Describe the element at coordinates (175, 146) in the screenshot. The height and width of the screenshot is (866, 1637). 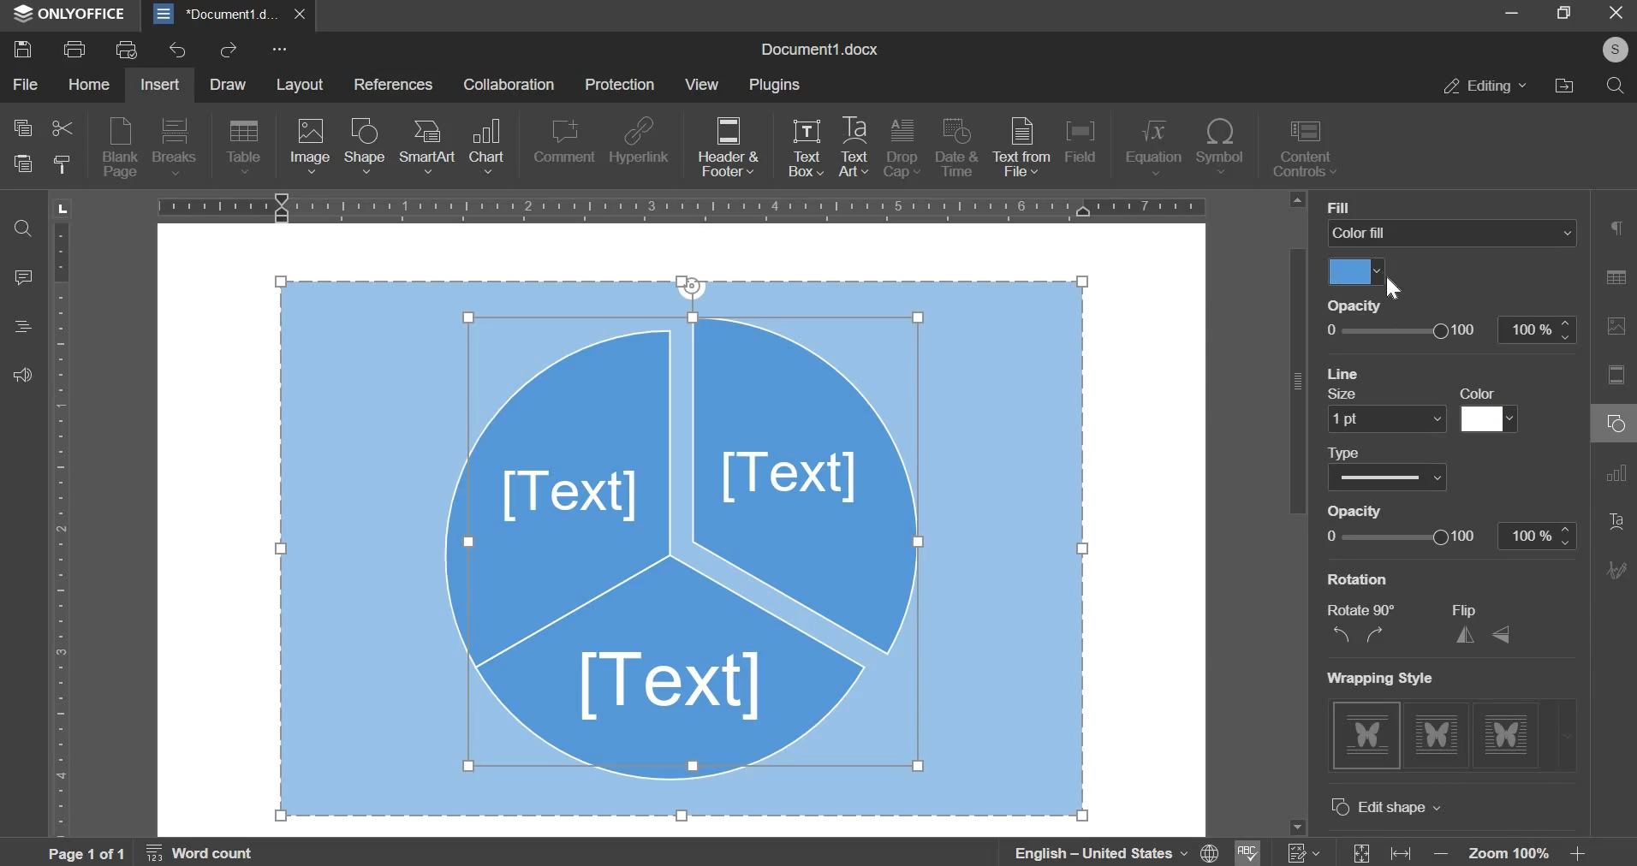
I see `breaks` at that location.